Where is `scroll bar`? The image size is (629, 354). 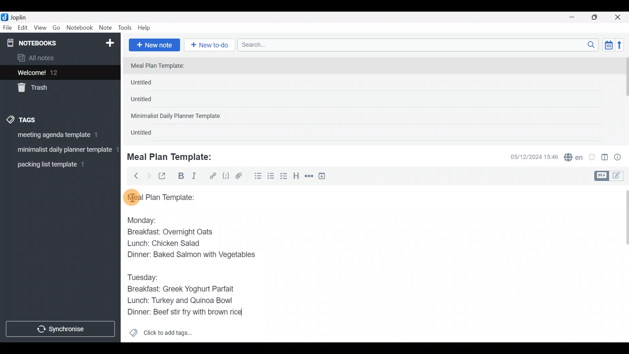 scroll bar is located at coordinates (625, 99).